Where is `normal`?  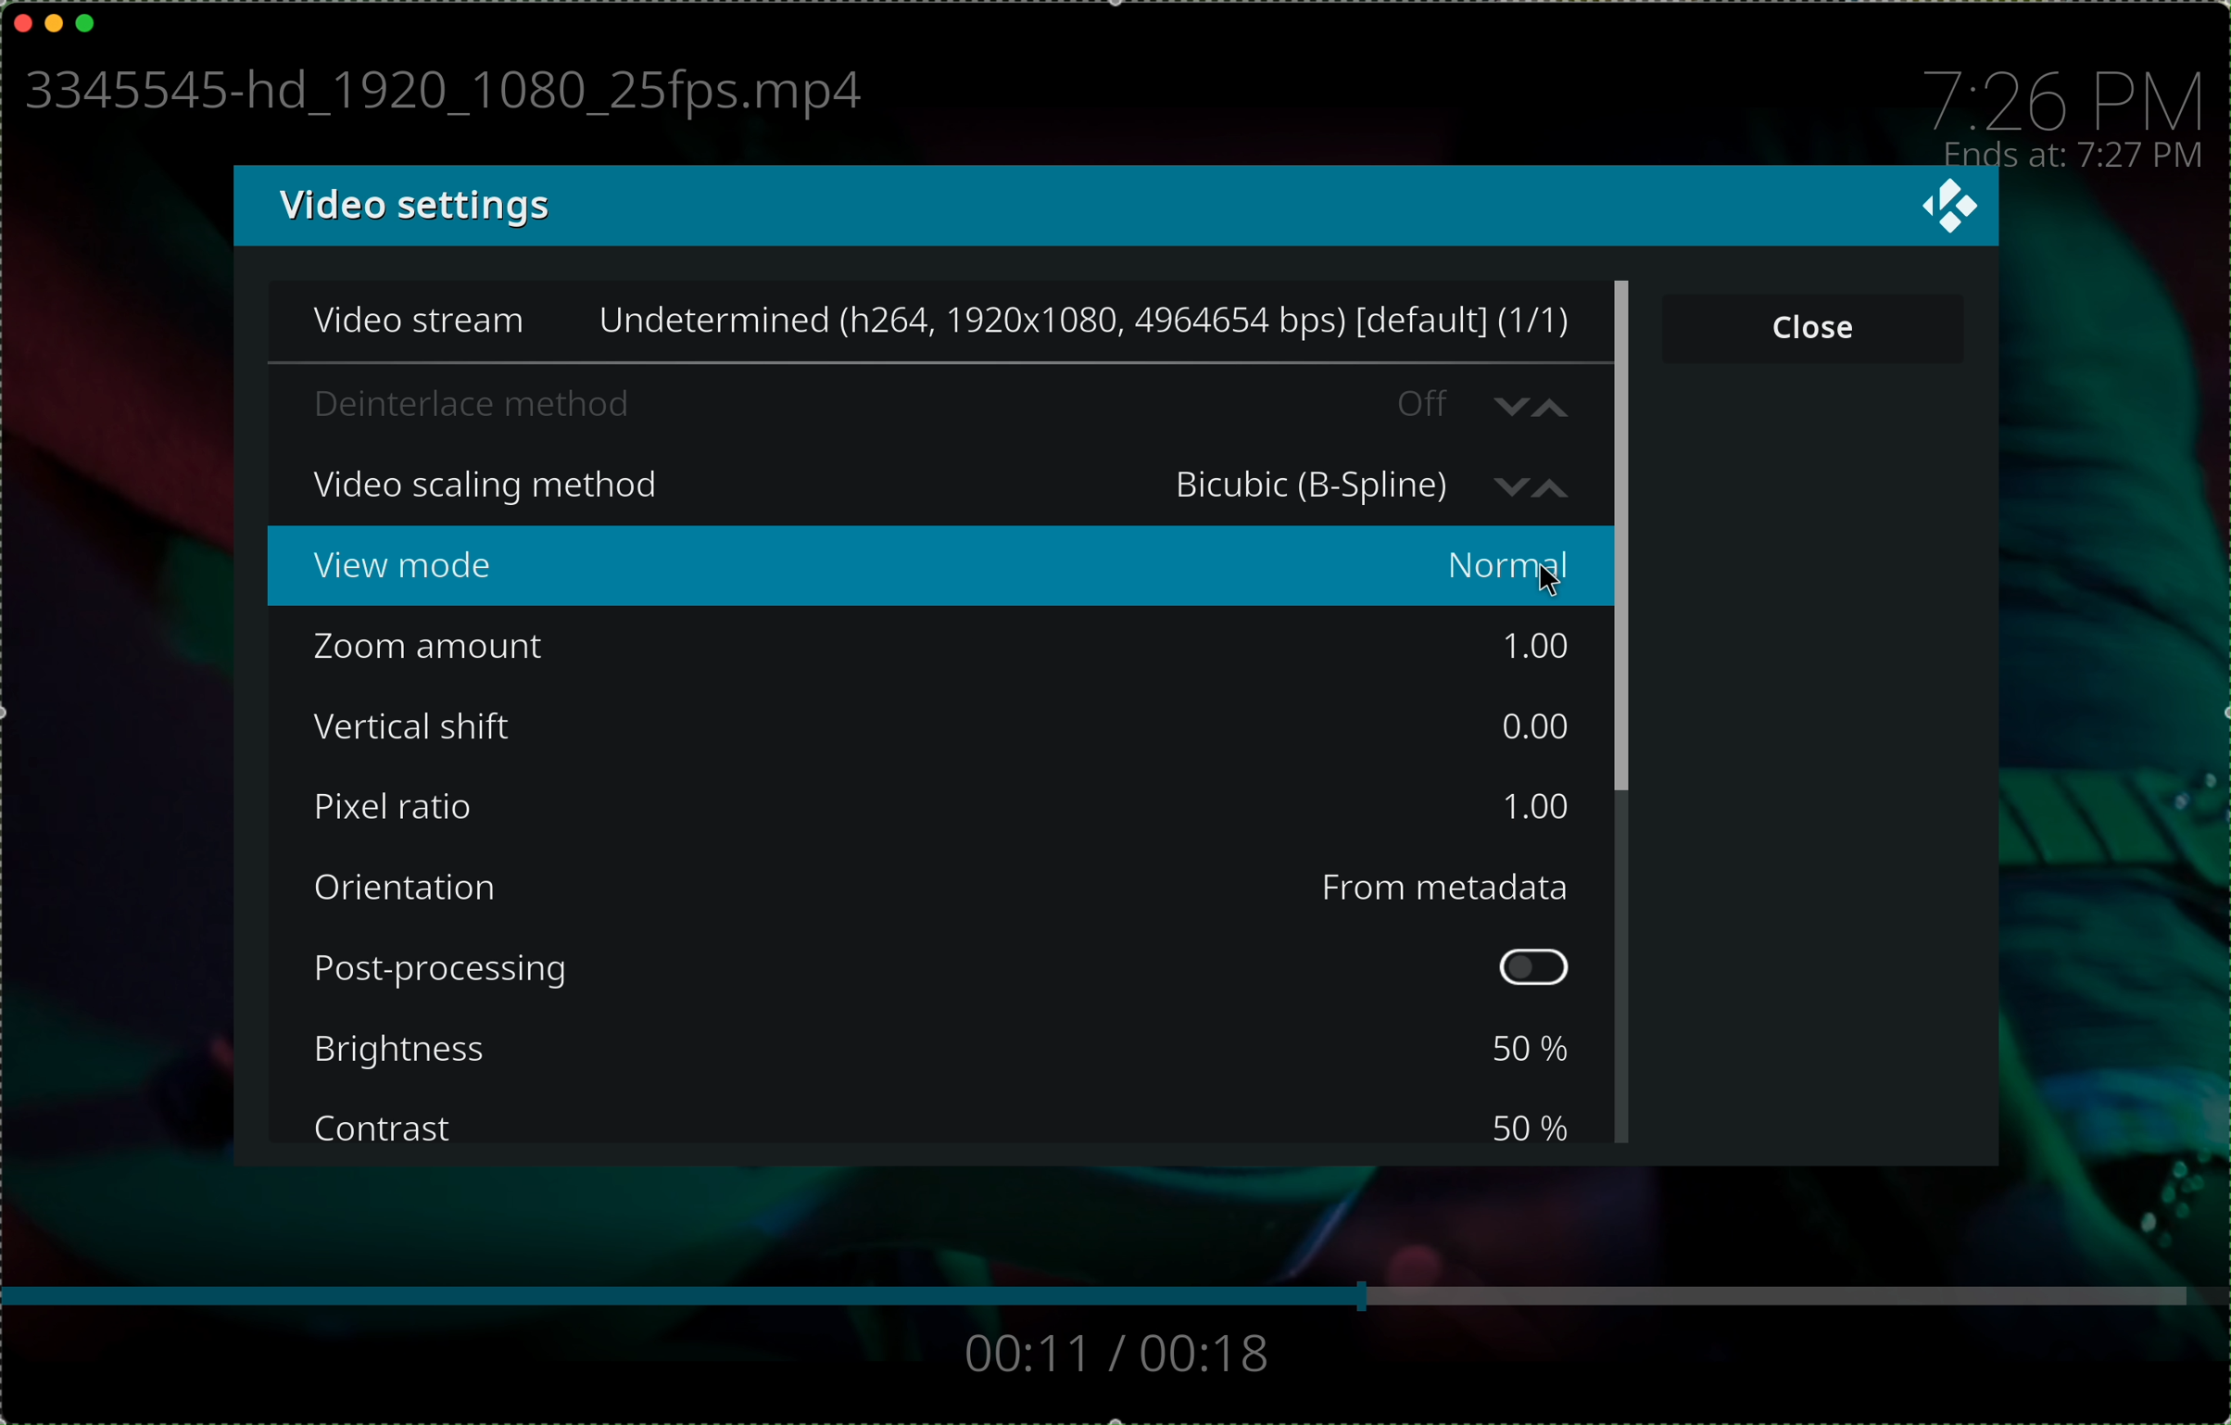 normal is located at coordinates (1507, 565).